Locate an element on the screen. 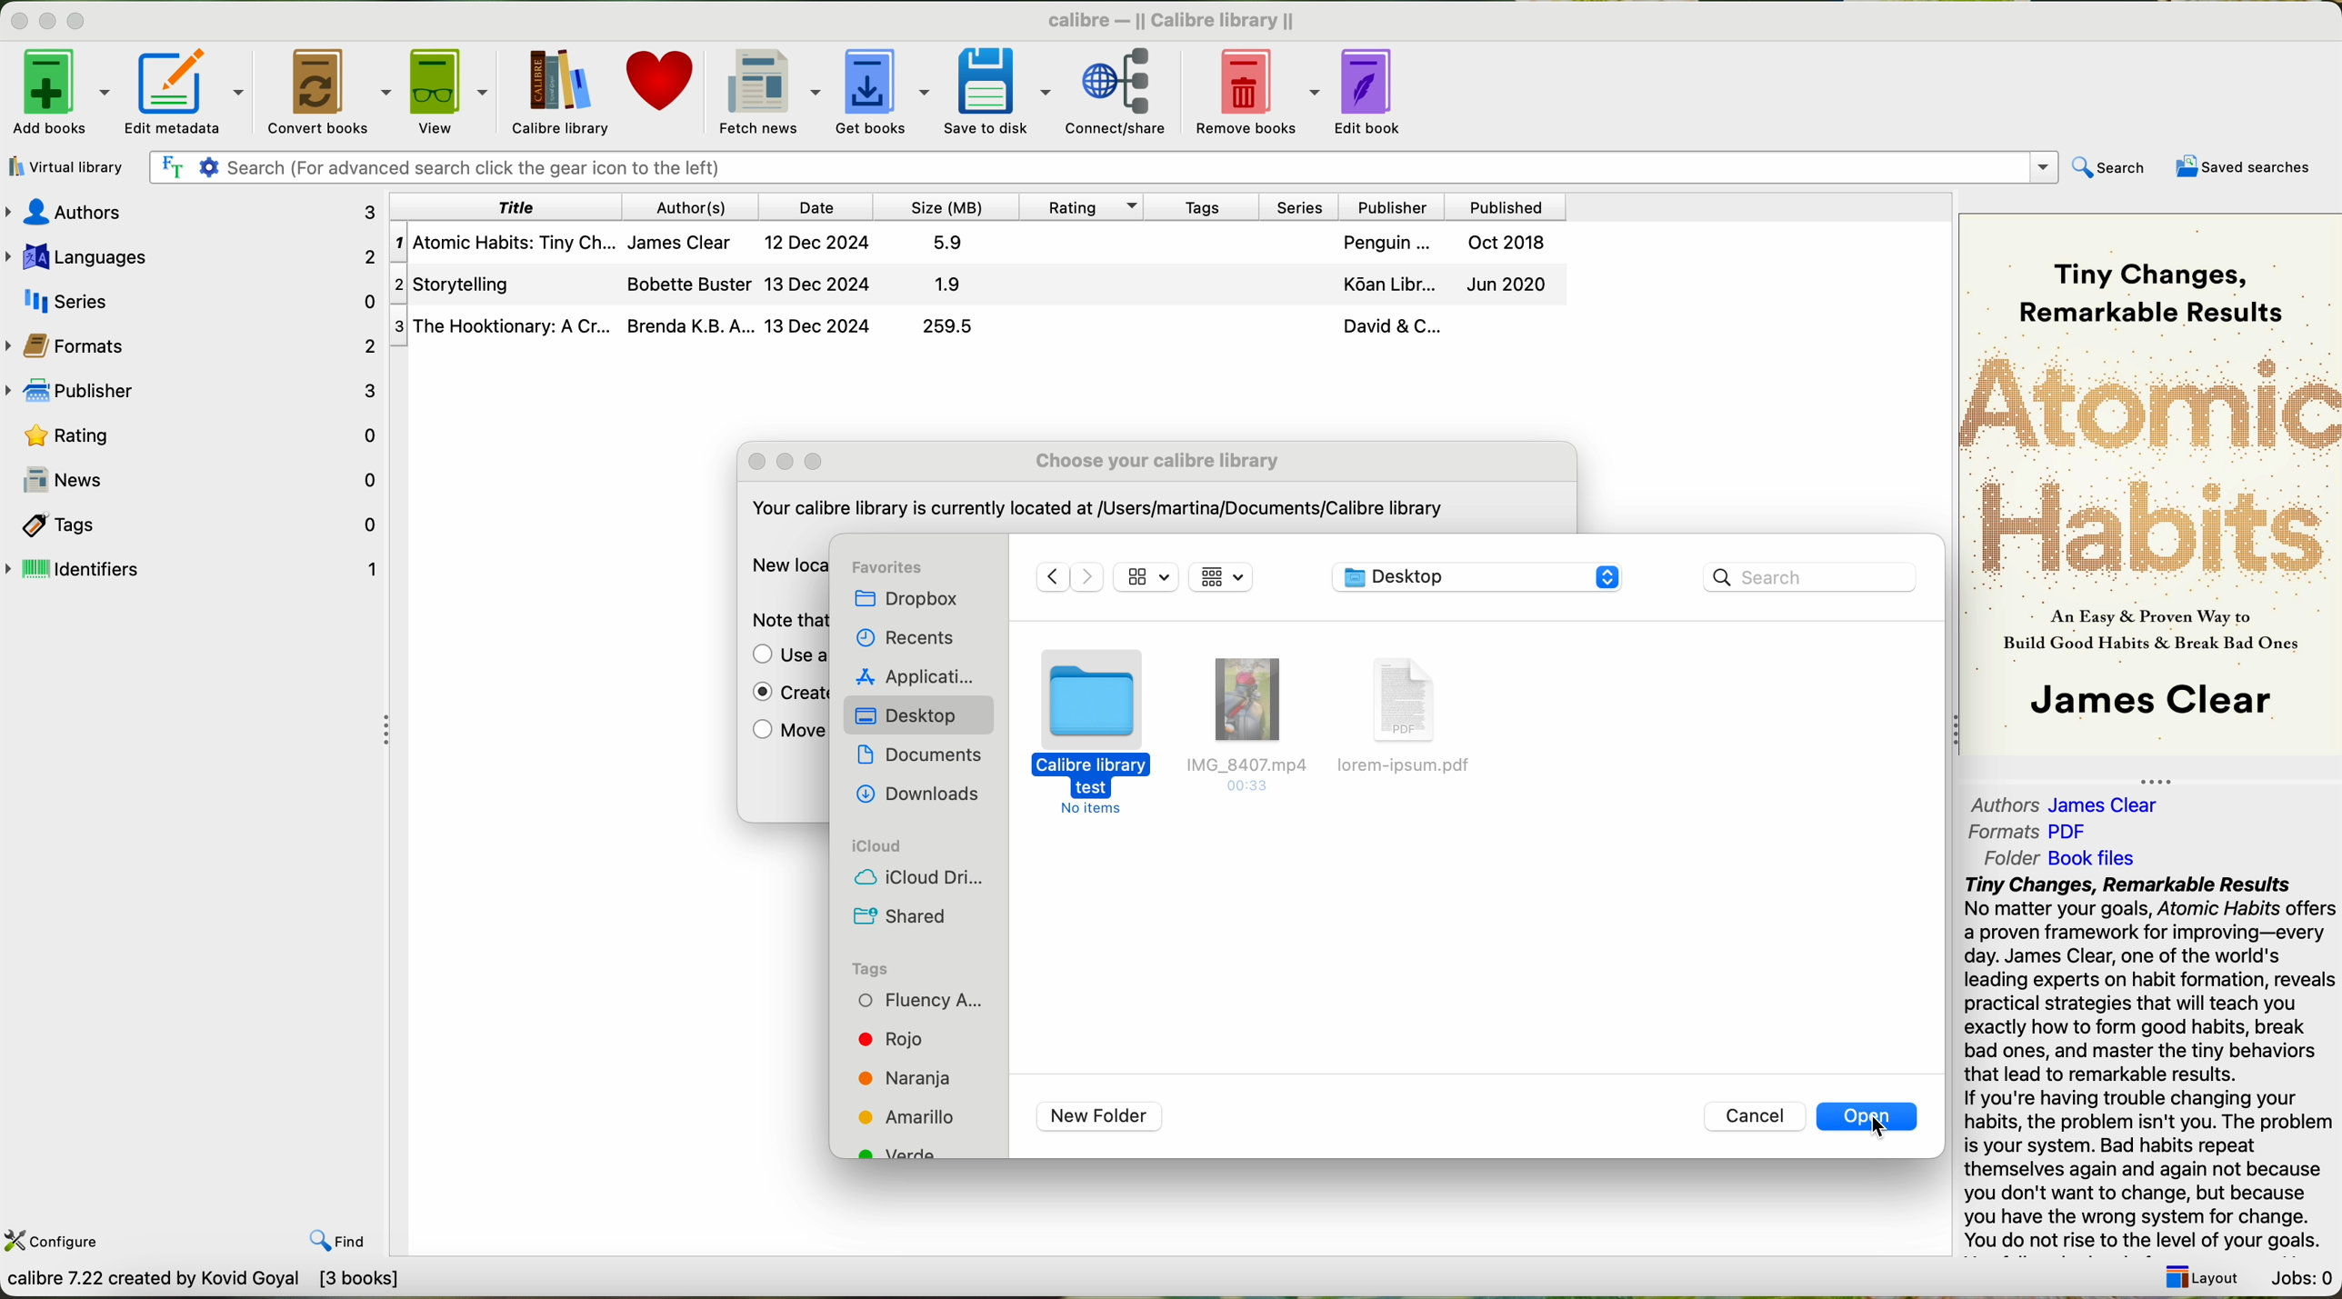  formats:PDF is located at coordinates (2035, 832).